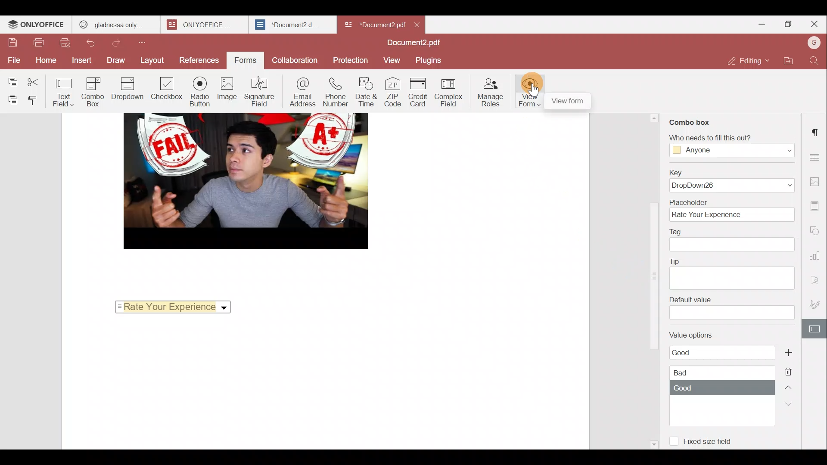  I want to click on Print file, so click(39, 44).